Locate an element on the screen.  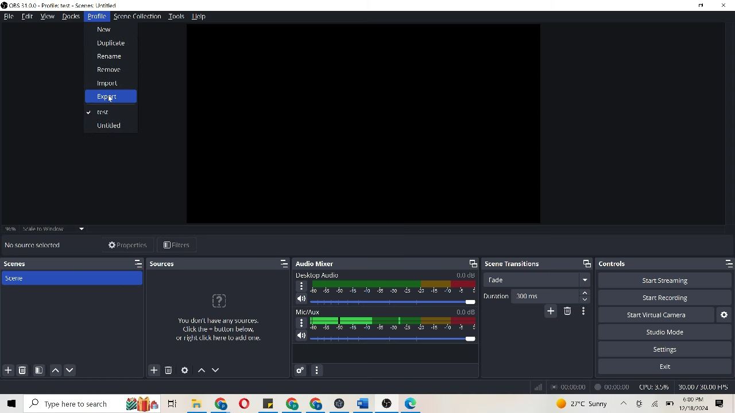
word is located at coordinates (368, 402).